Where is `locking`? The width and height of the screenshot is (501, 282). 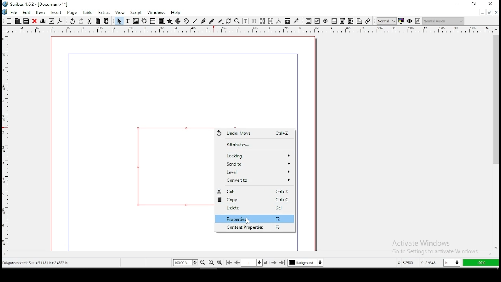 locking is located at coordinates (256, 155).